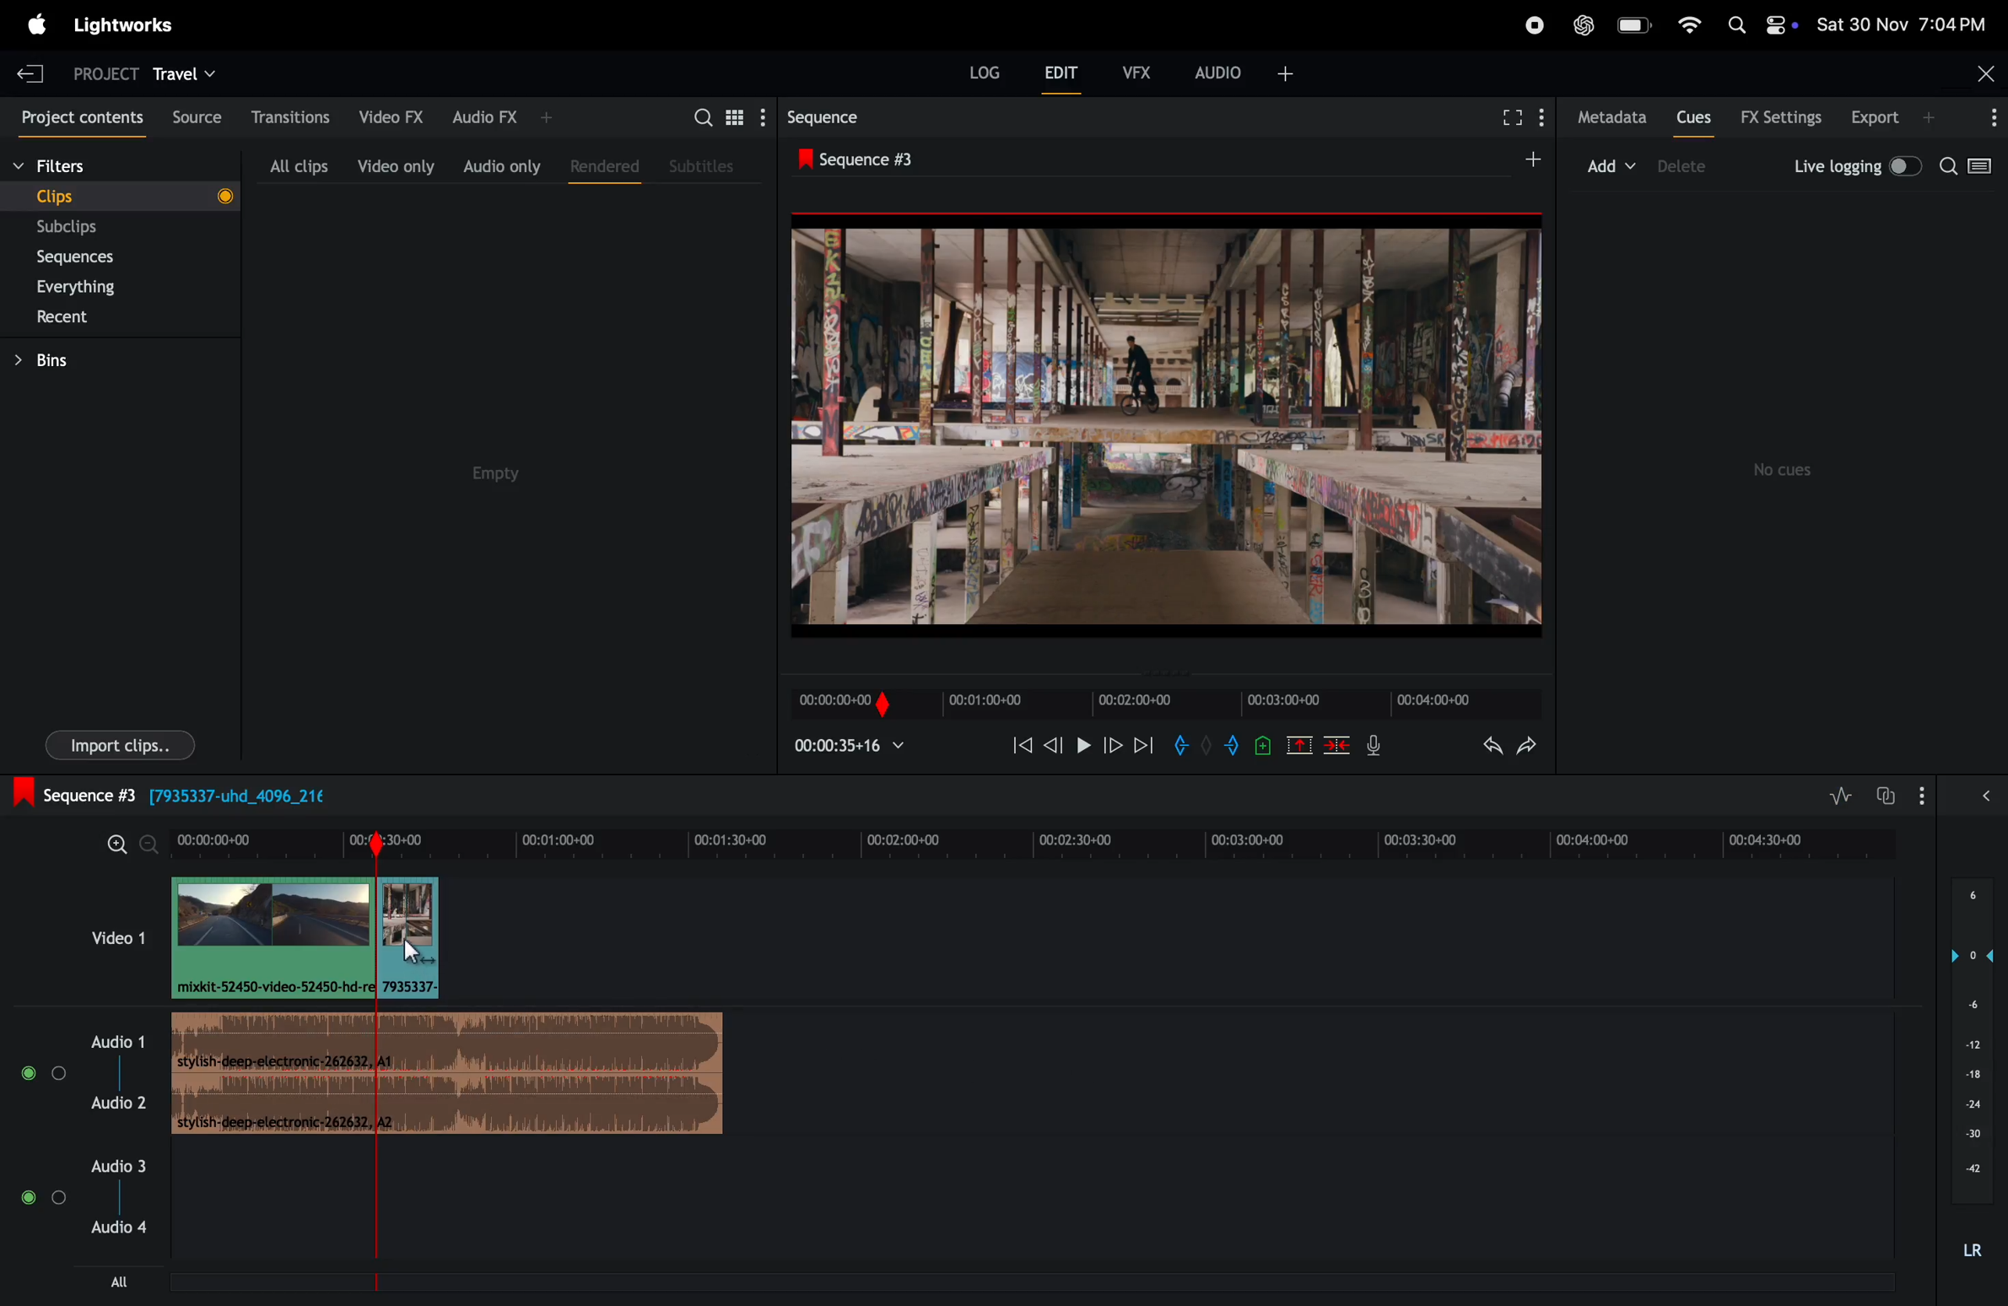 This screenshot has height=1306, width=2008. What do you see at coordinates (1968, 1104) in the screenshot?
I see `-24 (layers)` at bounding box center [1968, 1104].